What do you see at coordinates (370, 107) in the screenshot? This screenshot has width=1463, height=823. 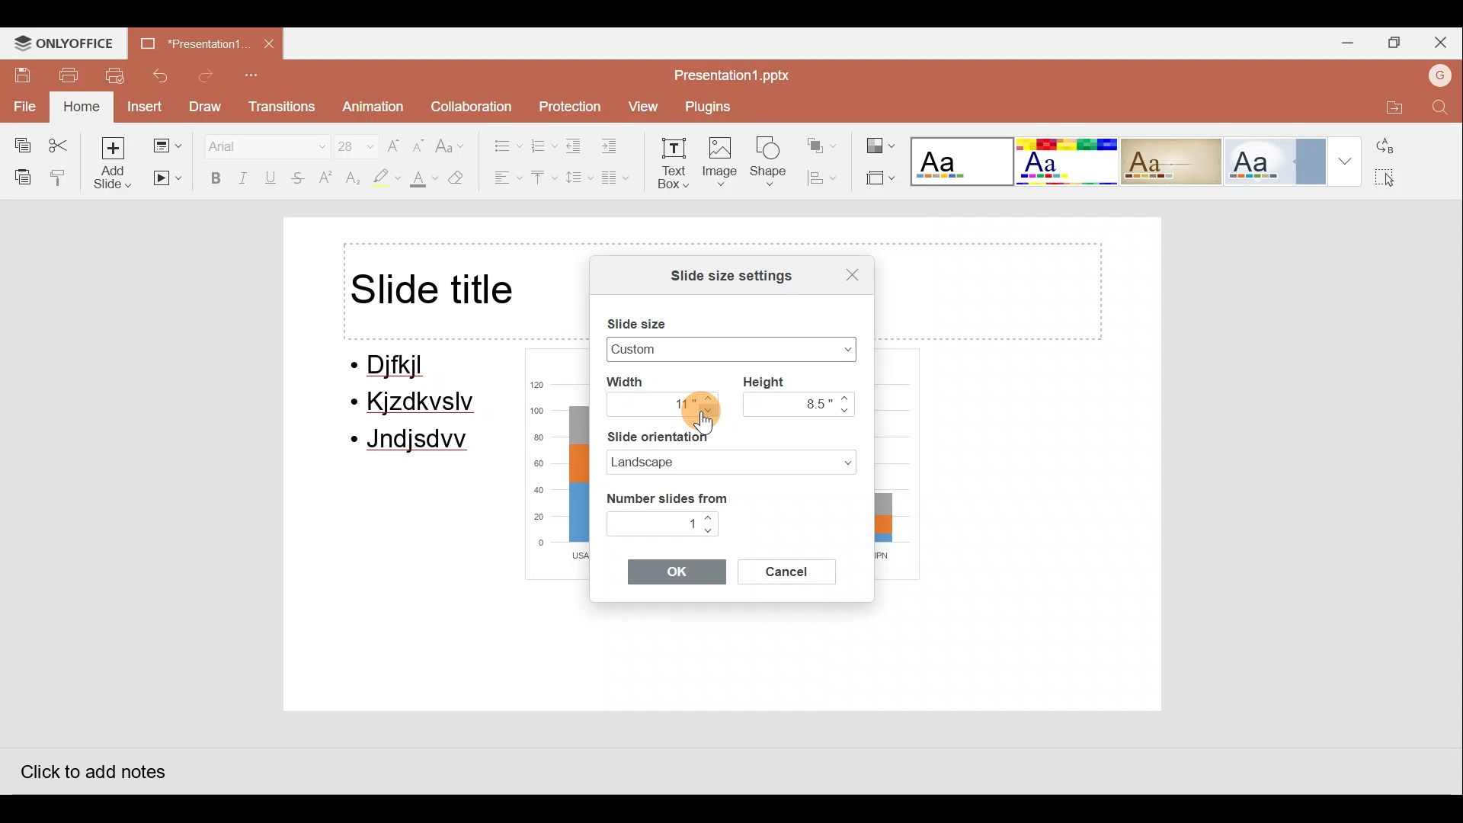 I see `Animation` at bounding box center [370, 107].